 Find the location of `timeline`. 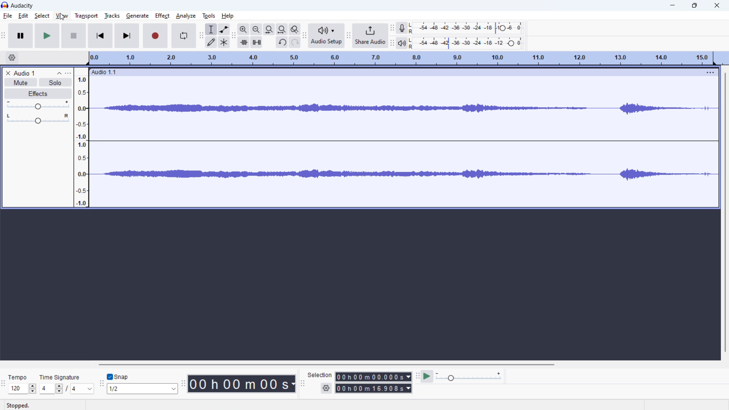

timeline is located at coordinates (401, 58).